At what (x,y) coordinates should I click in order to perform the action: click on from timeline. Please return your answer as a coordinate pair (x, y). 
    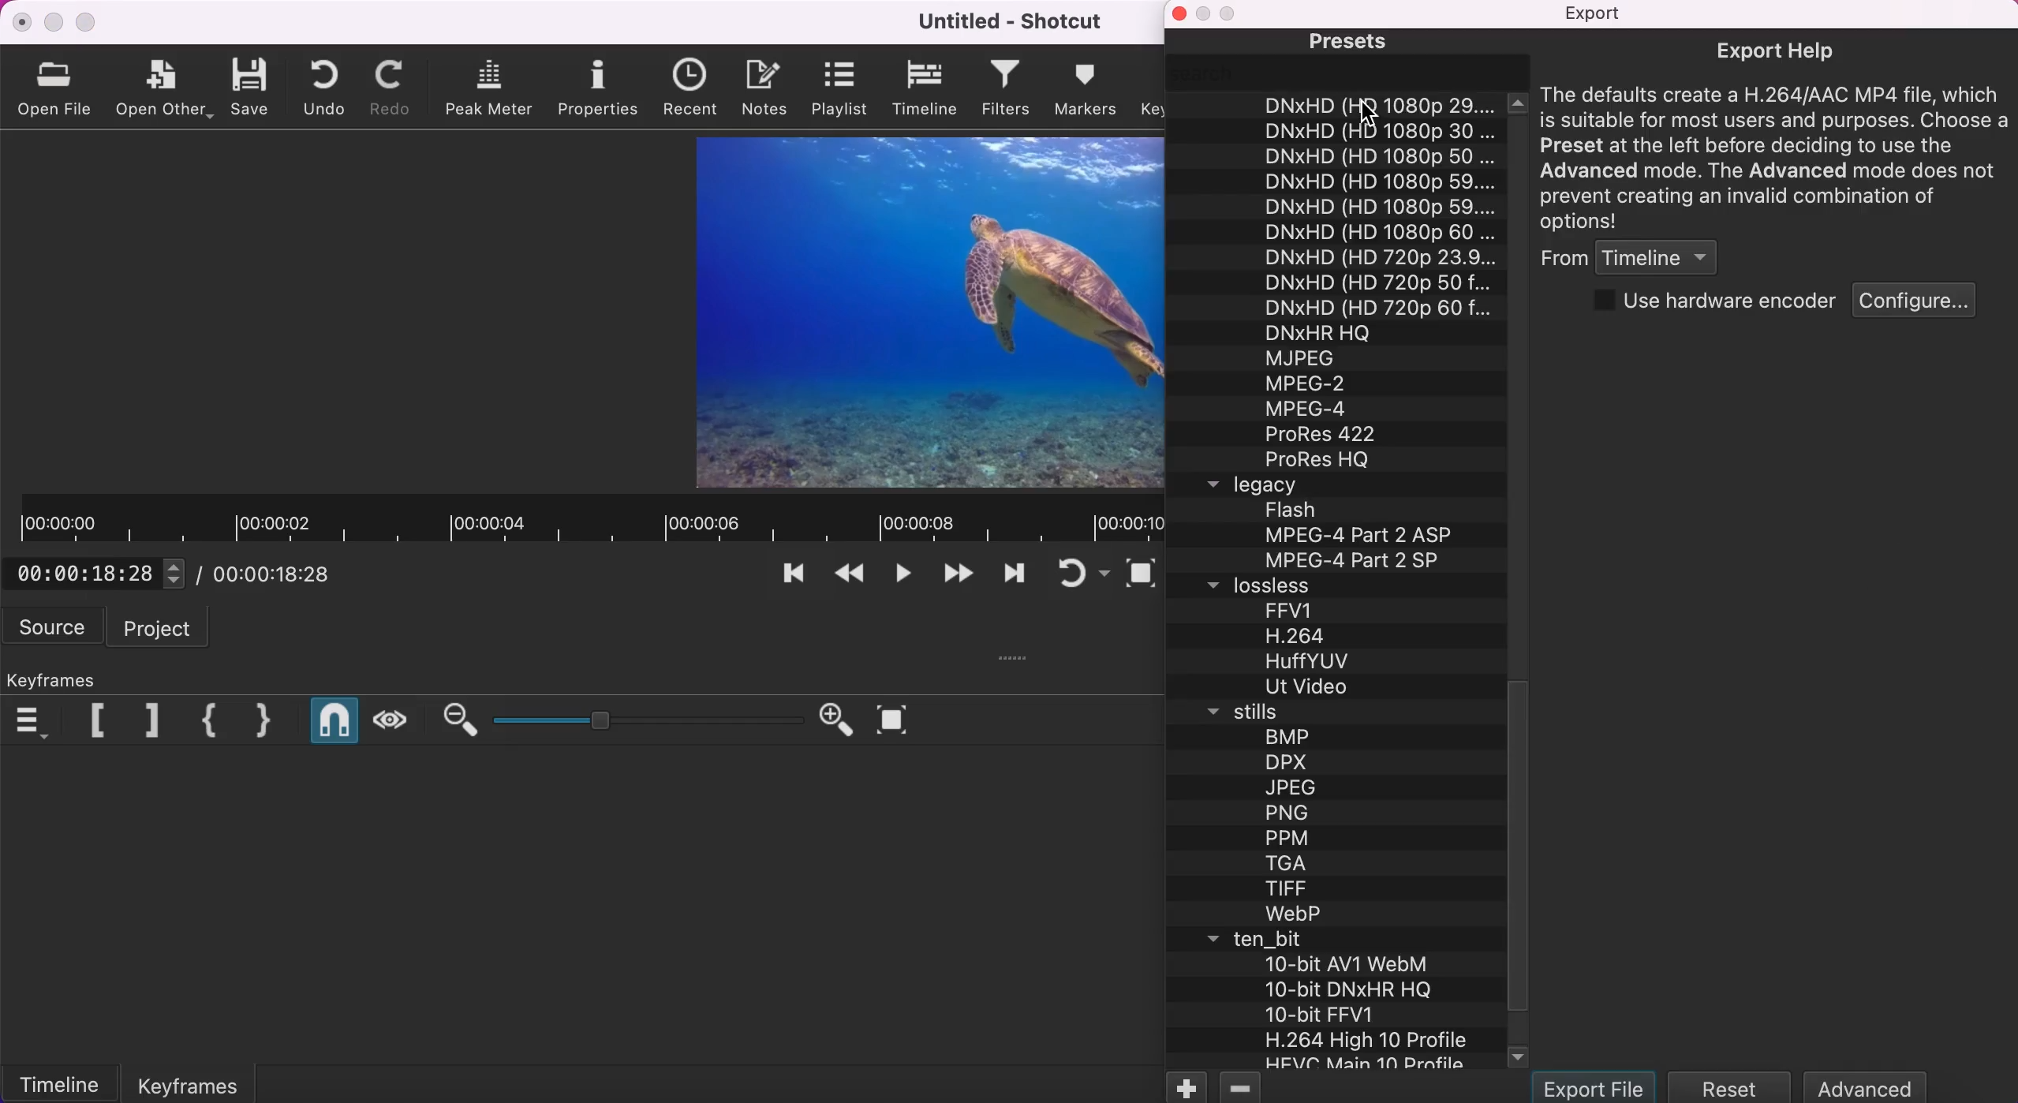
    Looking at the image, I should click on (1628, 257).